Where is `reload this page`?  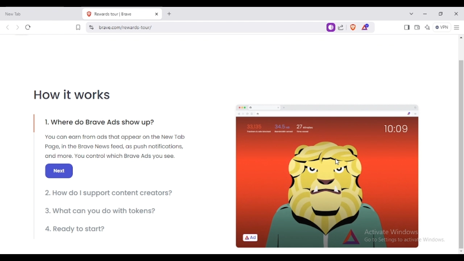 reload this page is located at coordinates (28, 27).